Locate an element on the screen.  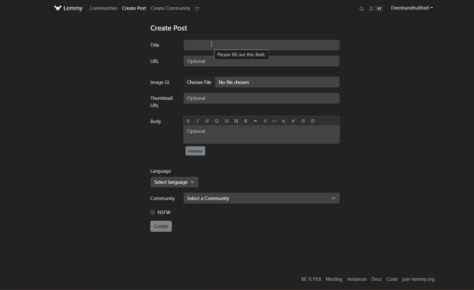
Upload image is located at coordinates (226, 121).